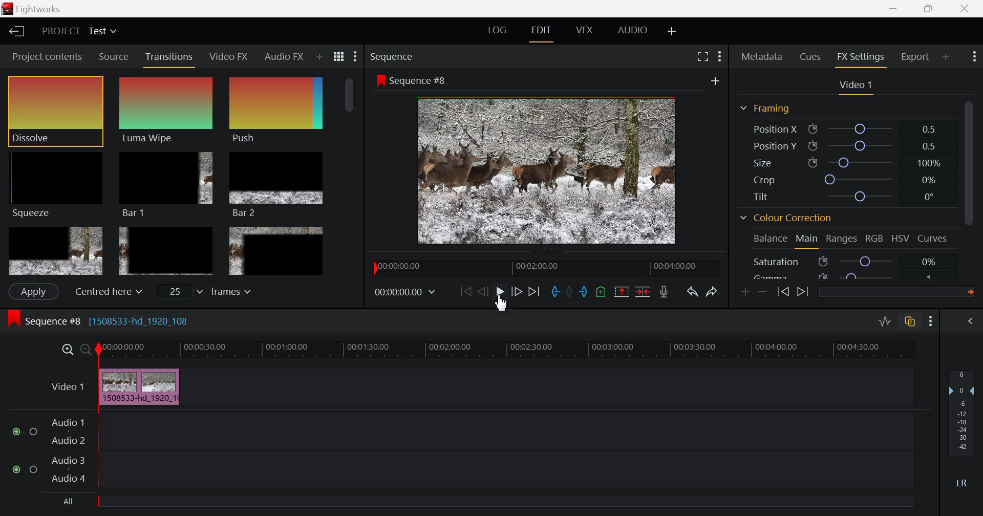 This screenshot has height=516, width=983. What do you see at coordinates (101, 319) in the screenshot?
I see `Sequence #8 [1508533-hd_1920_108` at bounding box center [101, 319].